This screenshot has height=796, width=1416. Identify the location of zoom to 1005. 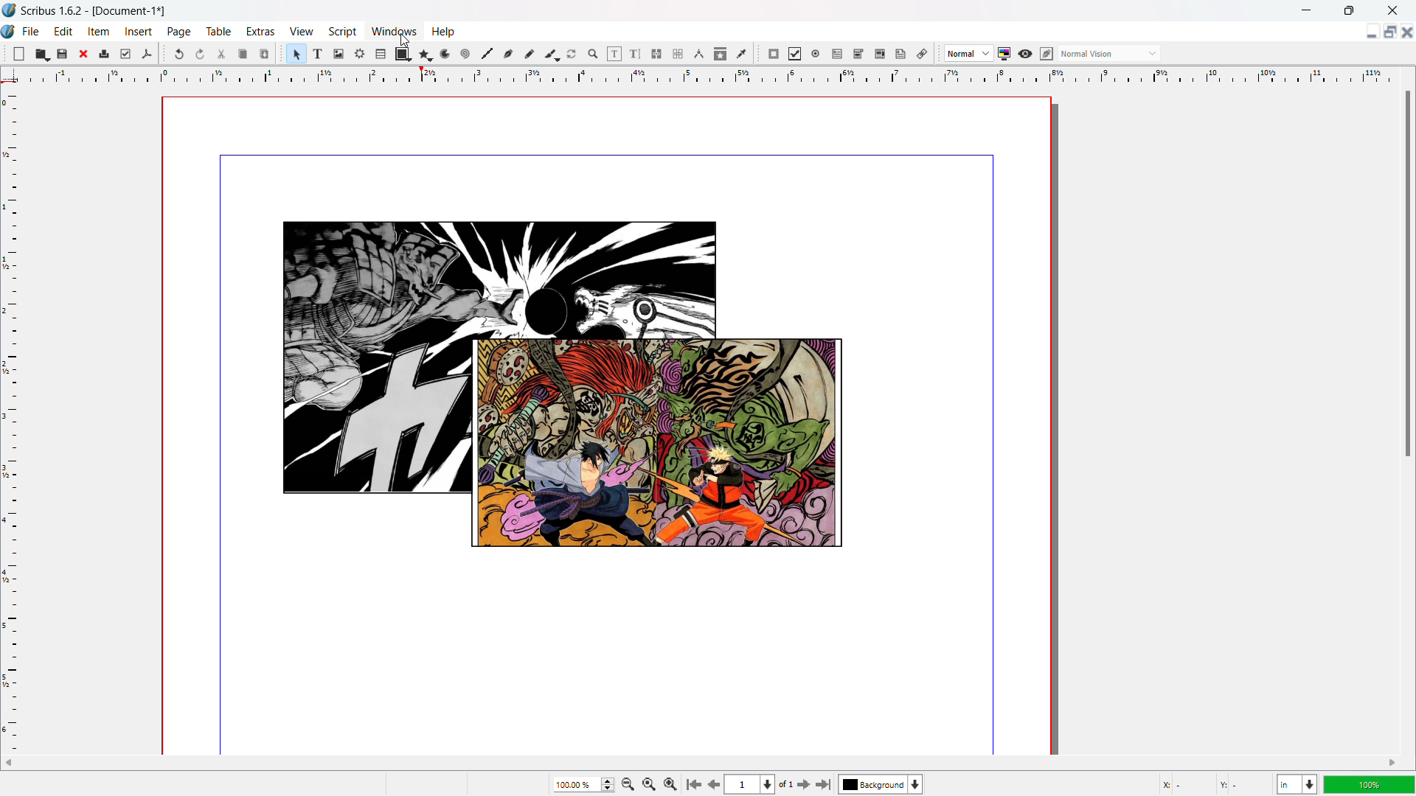
(649, 783).